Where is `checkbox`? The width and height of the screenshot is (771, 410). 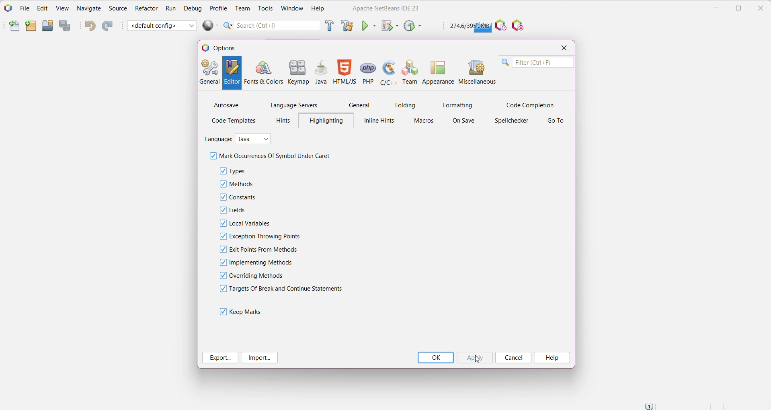 checkbox is located at coordinates (221, 263).